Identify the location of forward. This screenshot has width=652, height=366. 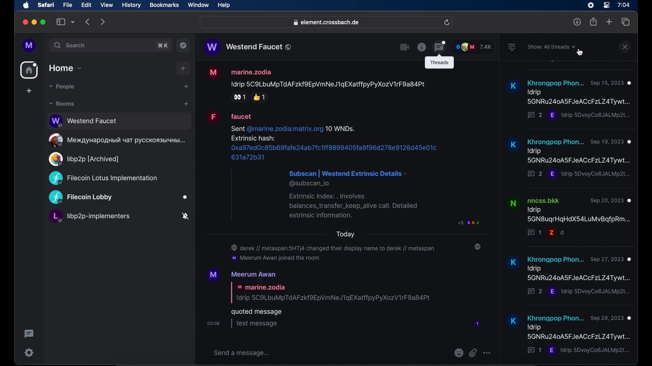
(104, 22).